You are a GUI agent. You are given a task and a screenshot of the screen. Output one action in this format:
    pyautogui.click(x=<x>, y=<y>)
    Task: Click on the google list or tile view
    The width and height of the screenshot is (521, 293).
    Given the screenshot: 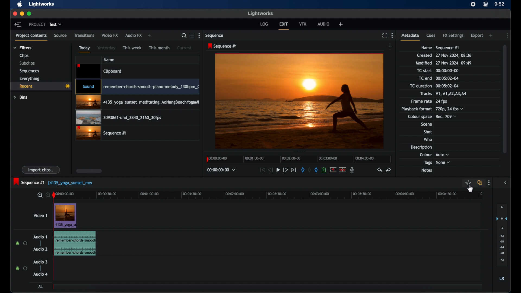 What is the action you would take?
    pyautogui.click(x=192, y=35)
    